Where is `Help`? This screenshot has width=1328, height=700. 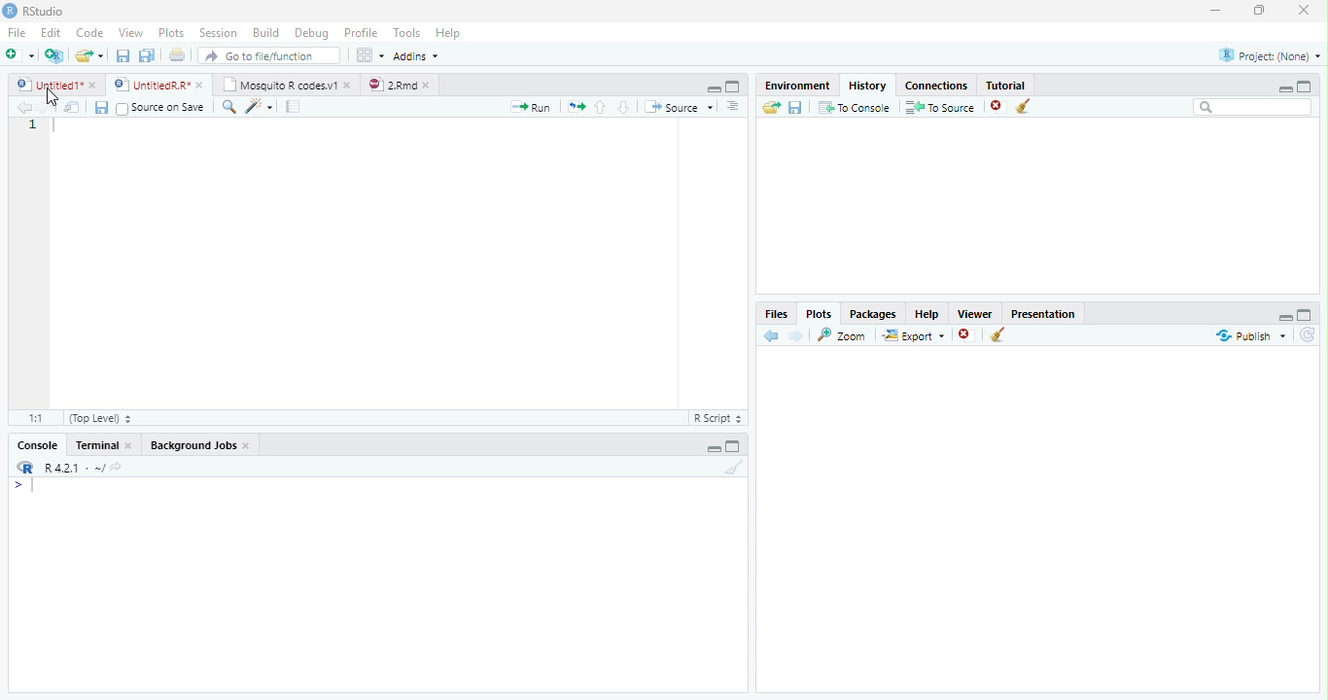 Help is located at coordinates (450, 32).